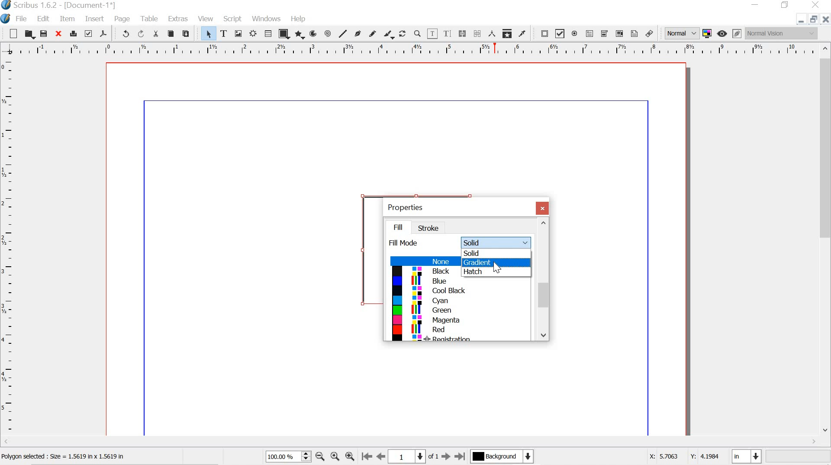 Image resolution: width=831 pixels, height=465 pixels. Describe the element at coordinates (409, 456) in the screenshot. I see `1` at that location.